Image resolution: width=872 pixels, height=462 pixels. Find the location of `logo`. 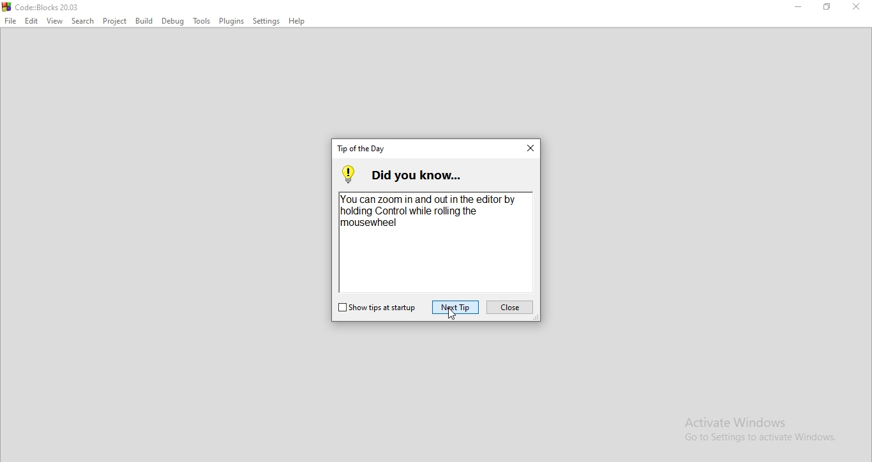

logo is located at coordinates (41, 6).